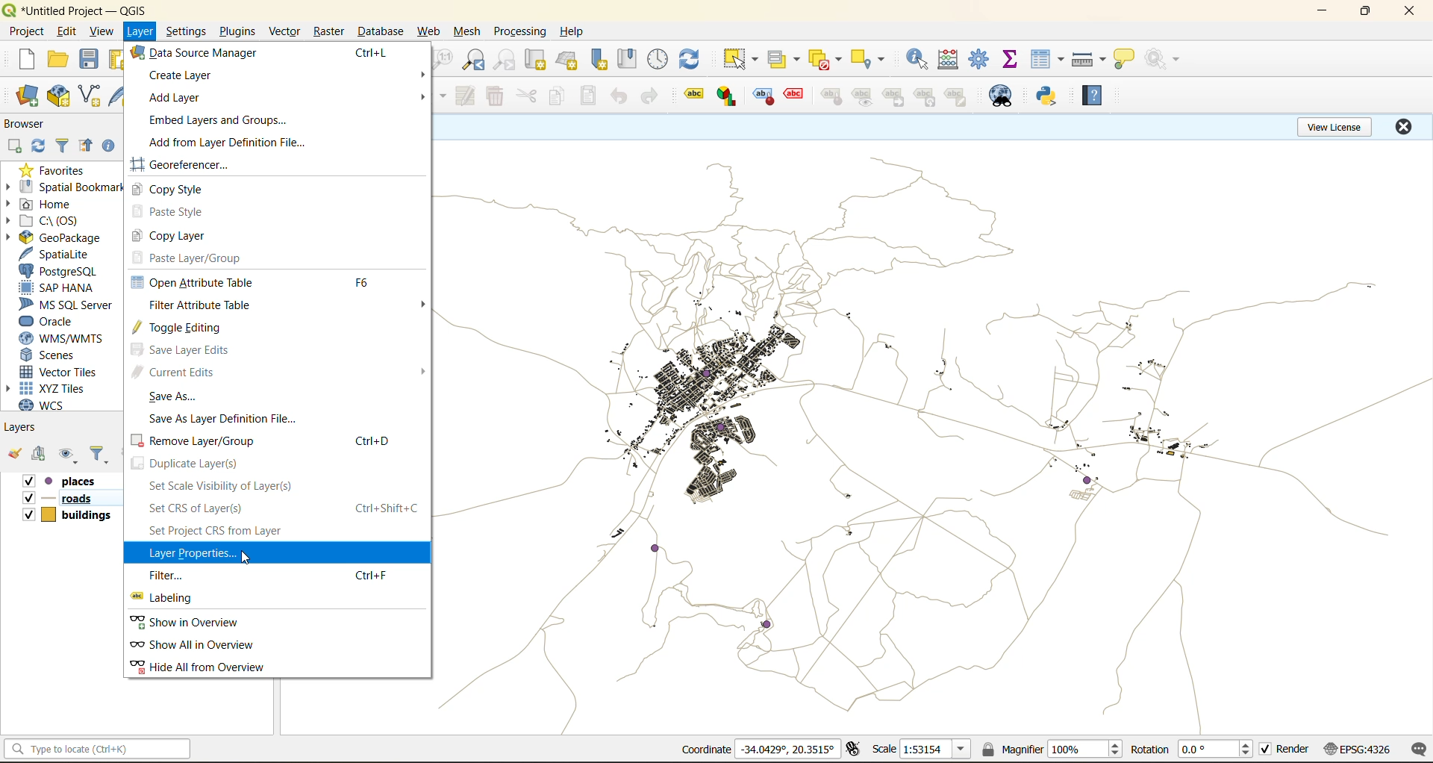  I want to click on undo, so click(621, 97).